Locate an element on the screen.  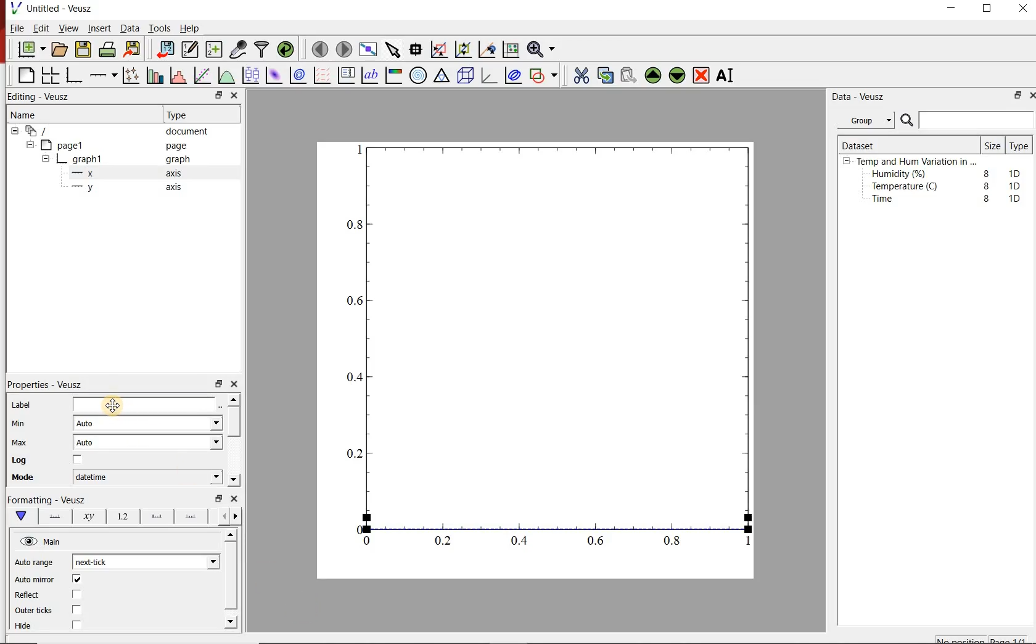
hide sub menu is located at coordinates (32, 146).